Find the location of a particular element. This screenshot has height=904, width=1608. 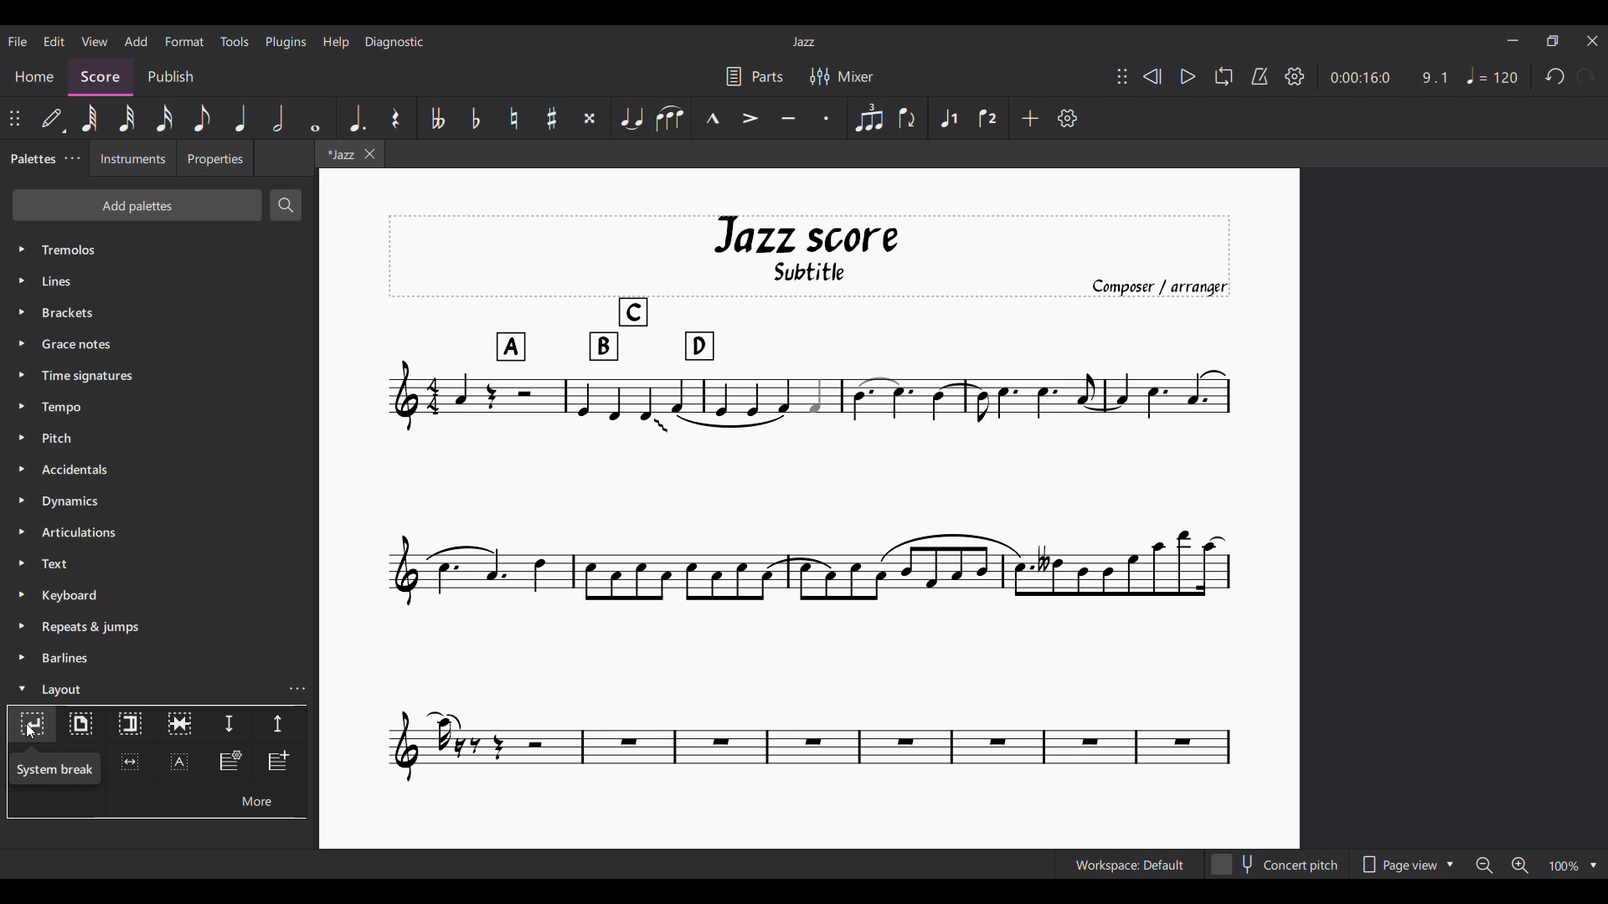

Change position is located at coordinates (1122, 76).